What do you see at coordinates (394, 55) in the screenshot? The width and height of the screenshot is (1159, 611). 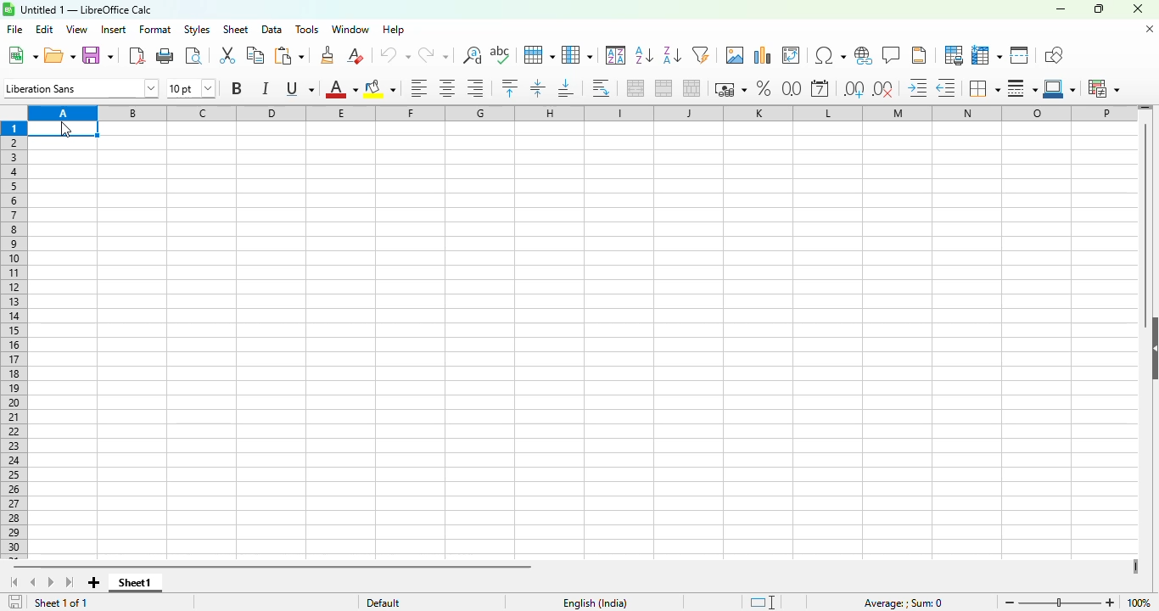 I see `undo` at bounding box center [394, 55].